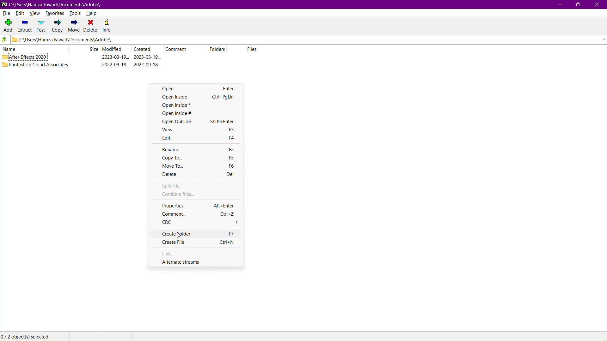  What do you see at coordinates (195, 122) in the screenshot?
I see `Open Outside ` at bounding box center [195, 122].